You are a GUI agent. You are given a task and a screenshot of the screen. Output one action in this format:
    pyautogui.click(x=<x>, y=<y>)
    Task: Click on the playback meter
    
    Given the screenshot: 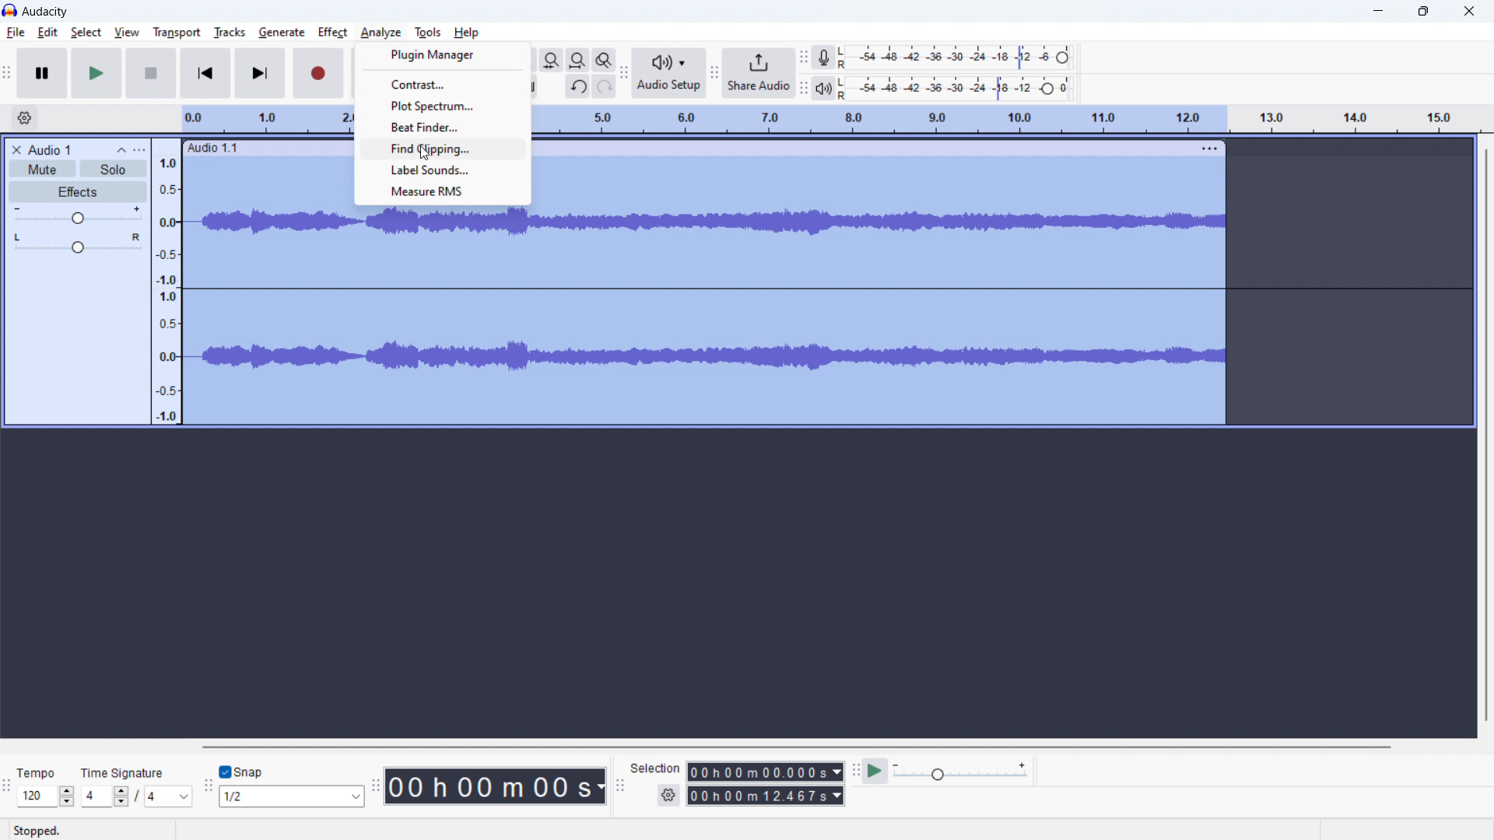 What is the action you would take?
    pyautogui.click(x=824, y=88)
    